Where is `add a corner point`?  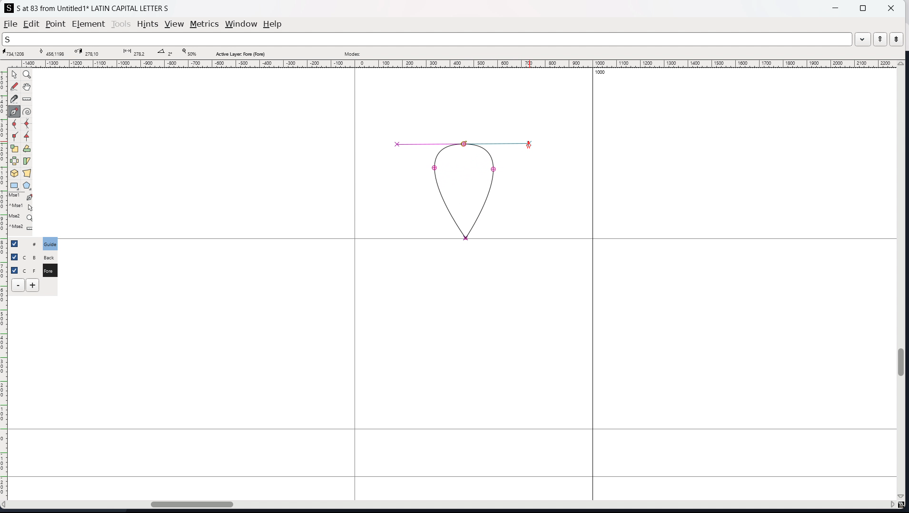
add a corner point is located at coordinates (15, 137).